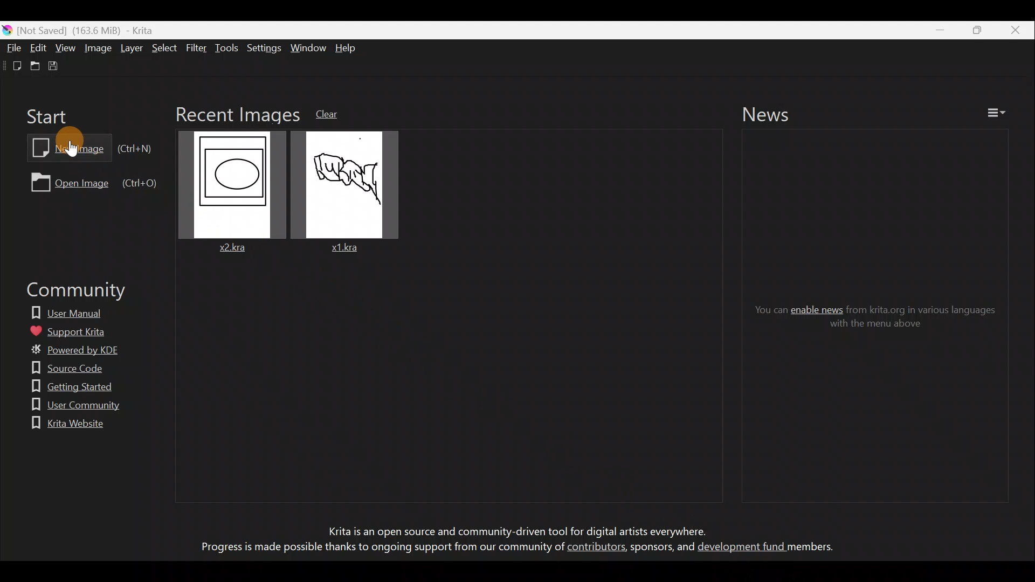  Describe the element at coordinates (776, 114) in the screenshot. I see ` News` at that location.